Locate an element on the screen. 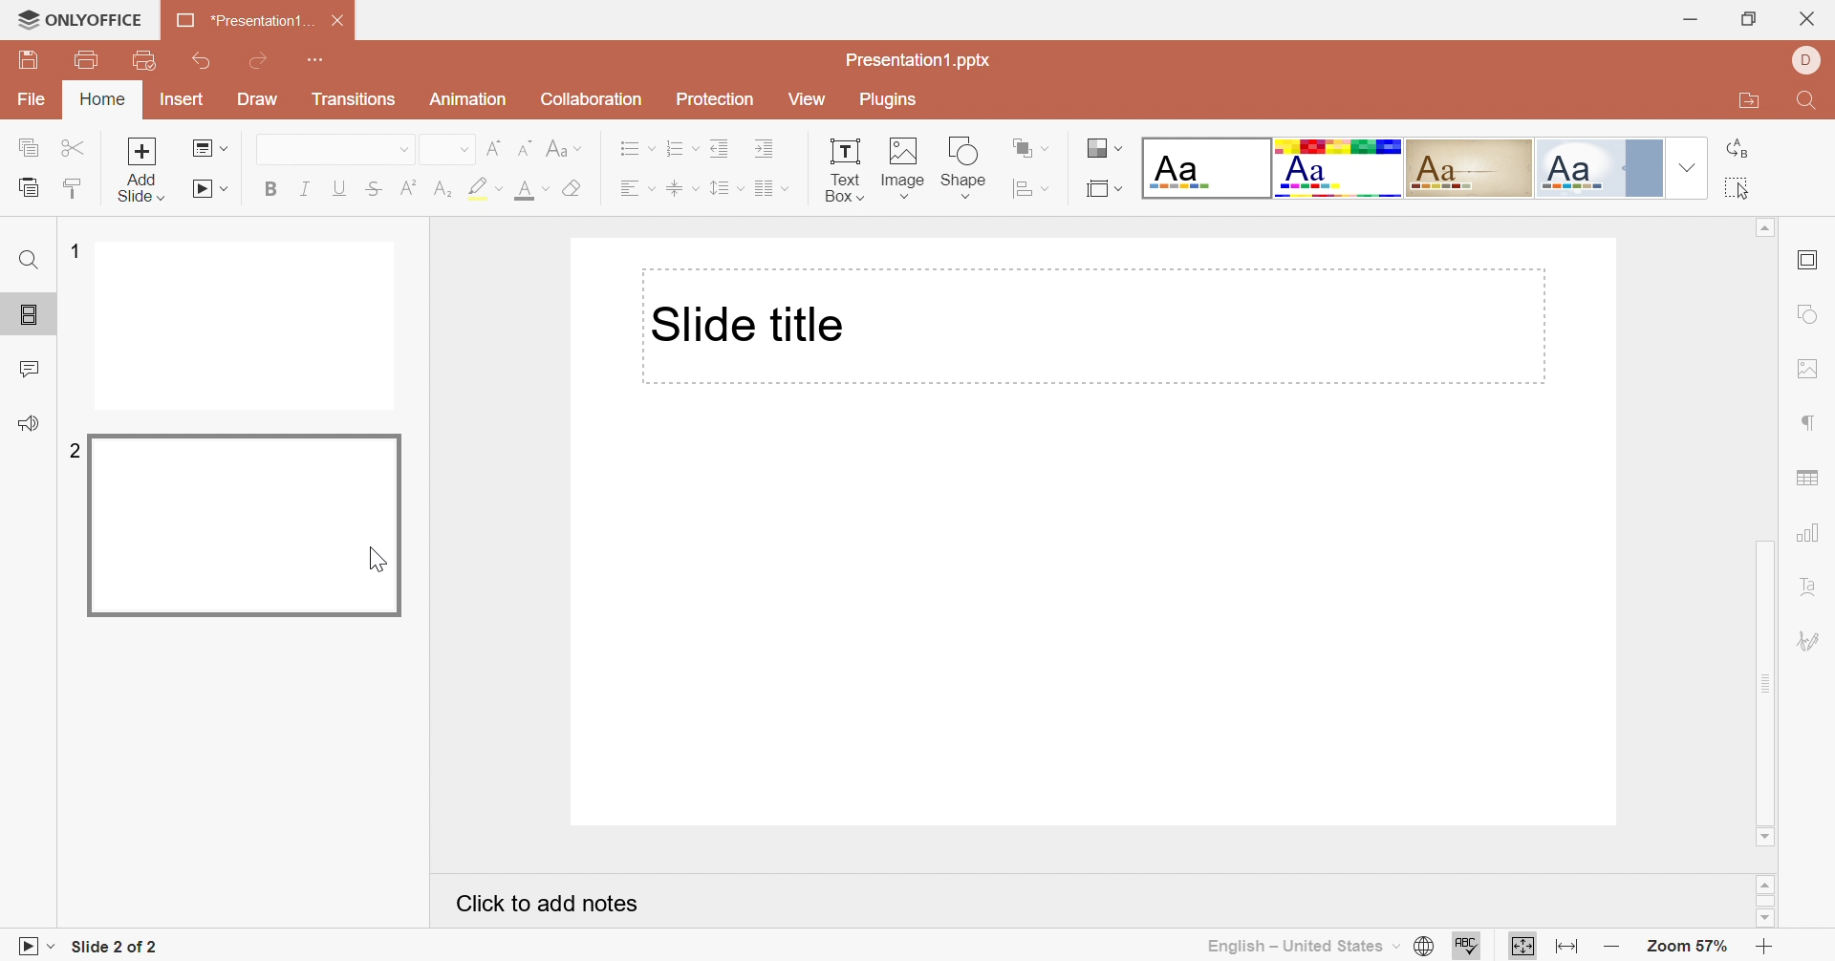 The image size is (1835, 961). Select all is located at coordinates (1736, 187).